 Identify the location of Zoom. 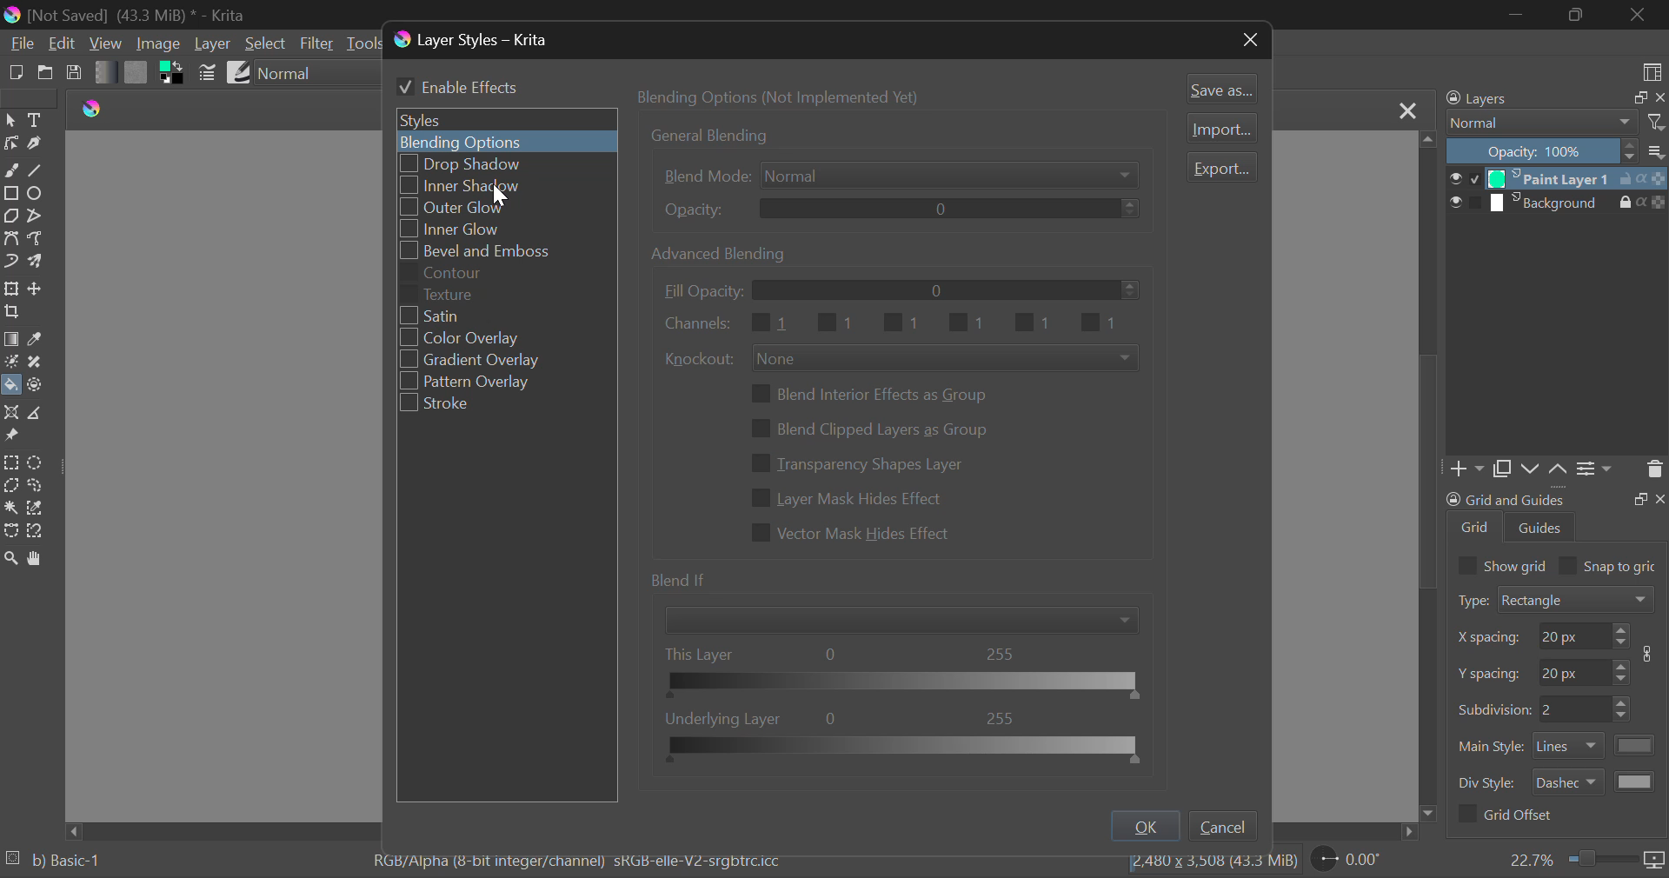
(11, 557).